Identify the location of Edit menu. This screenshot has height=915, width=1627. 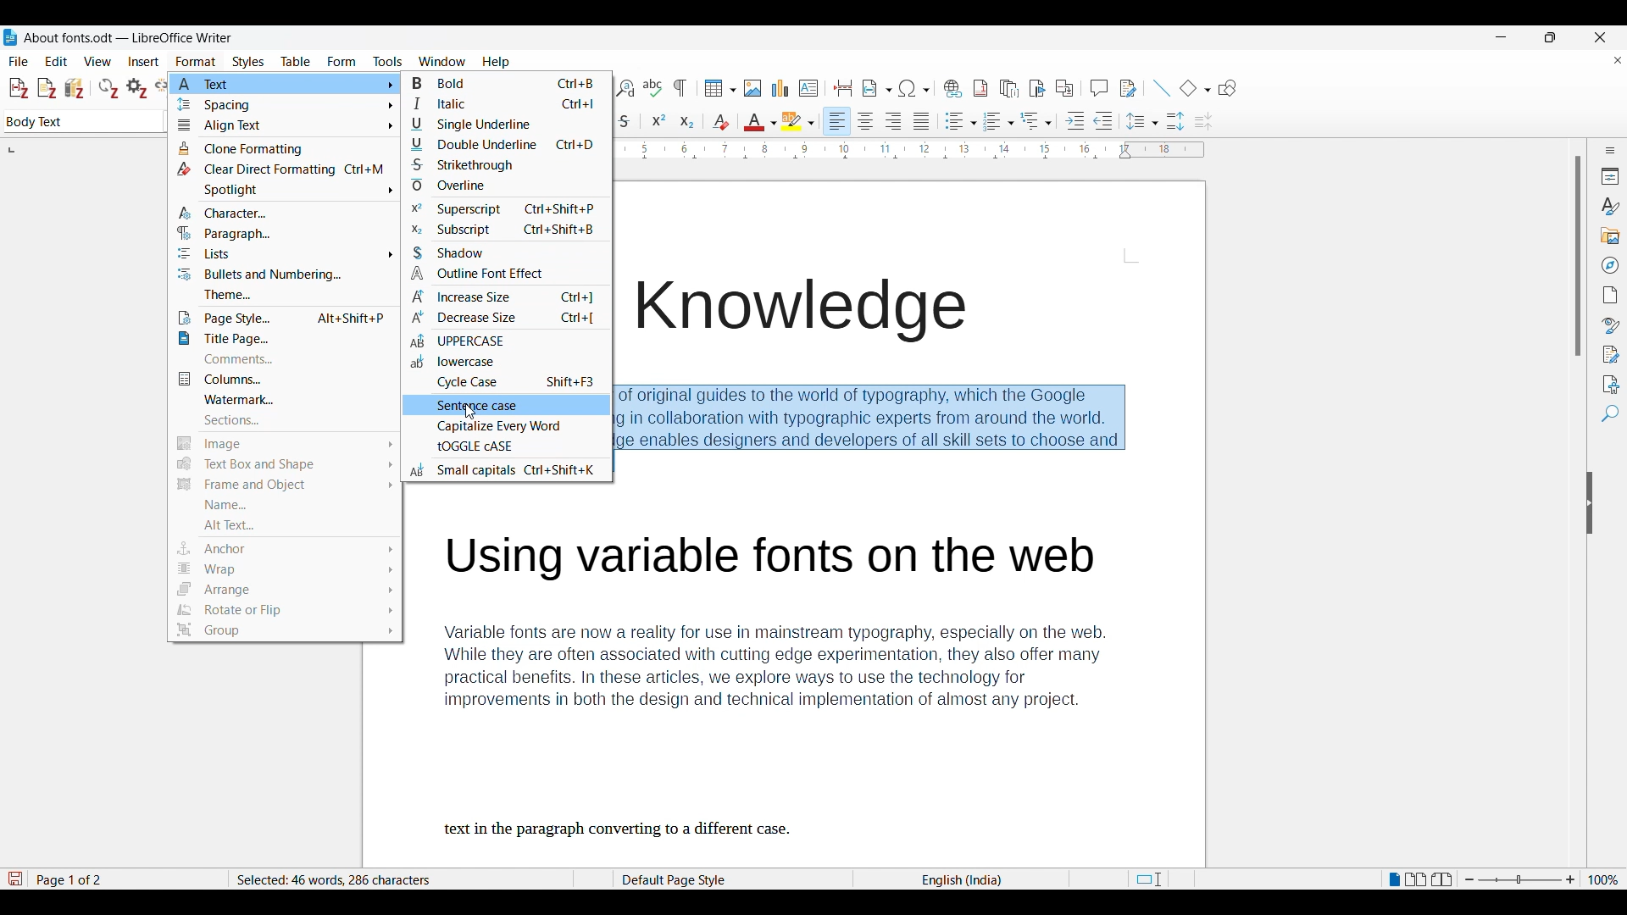
(56, 61).